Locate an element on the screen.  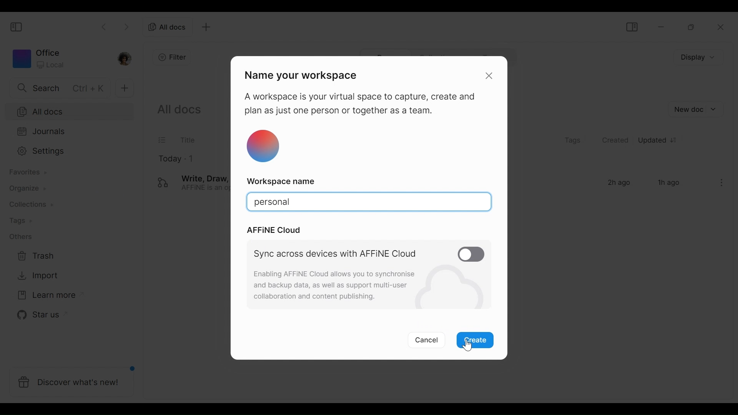
Workspace name is located at coordinates (284, 181).